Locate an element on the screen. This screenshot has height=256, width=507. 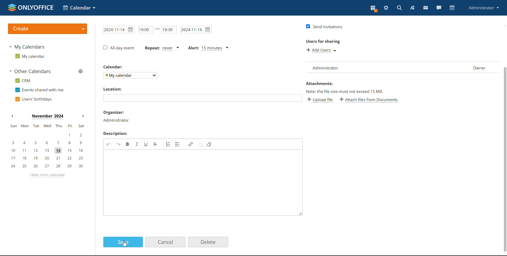
bold is located at coordinates (127, 143).